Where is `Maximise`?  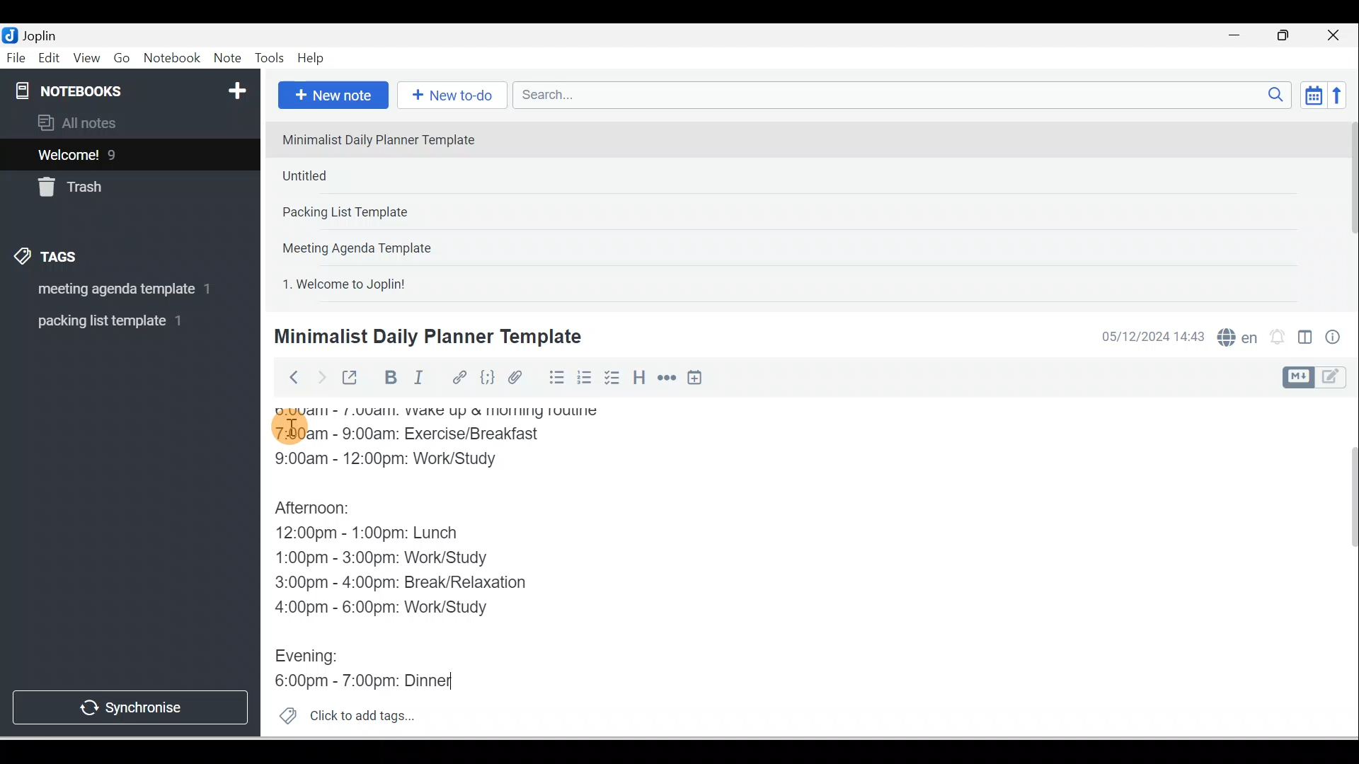 Maximise is located at coordinates (1288, 36).